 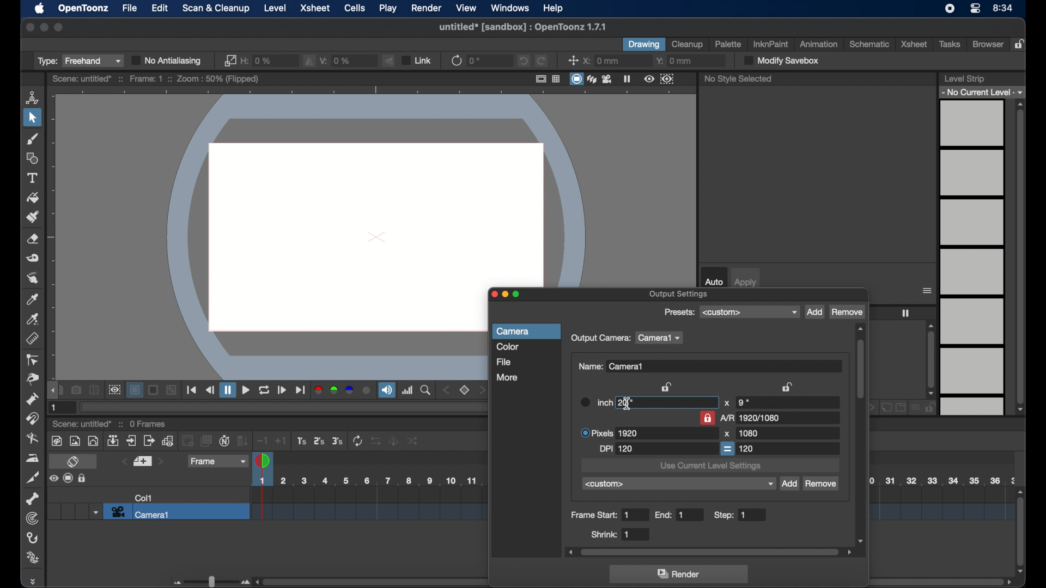 What do you see at coordinates (309, 60) in the screenshot?
I see `fill horizontally` at bounding box center [309, 60].